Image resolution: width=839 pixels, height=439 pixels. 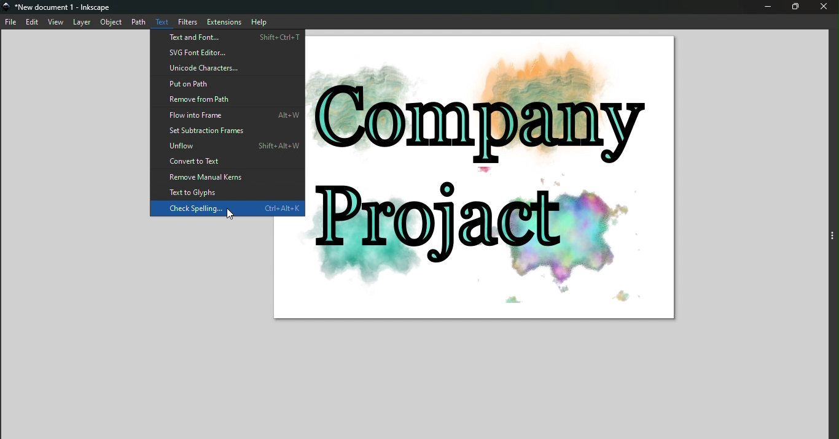 I want to click on Remove manual kerns, so click(x=228, y=178).